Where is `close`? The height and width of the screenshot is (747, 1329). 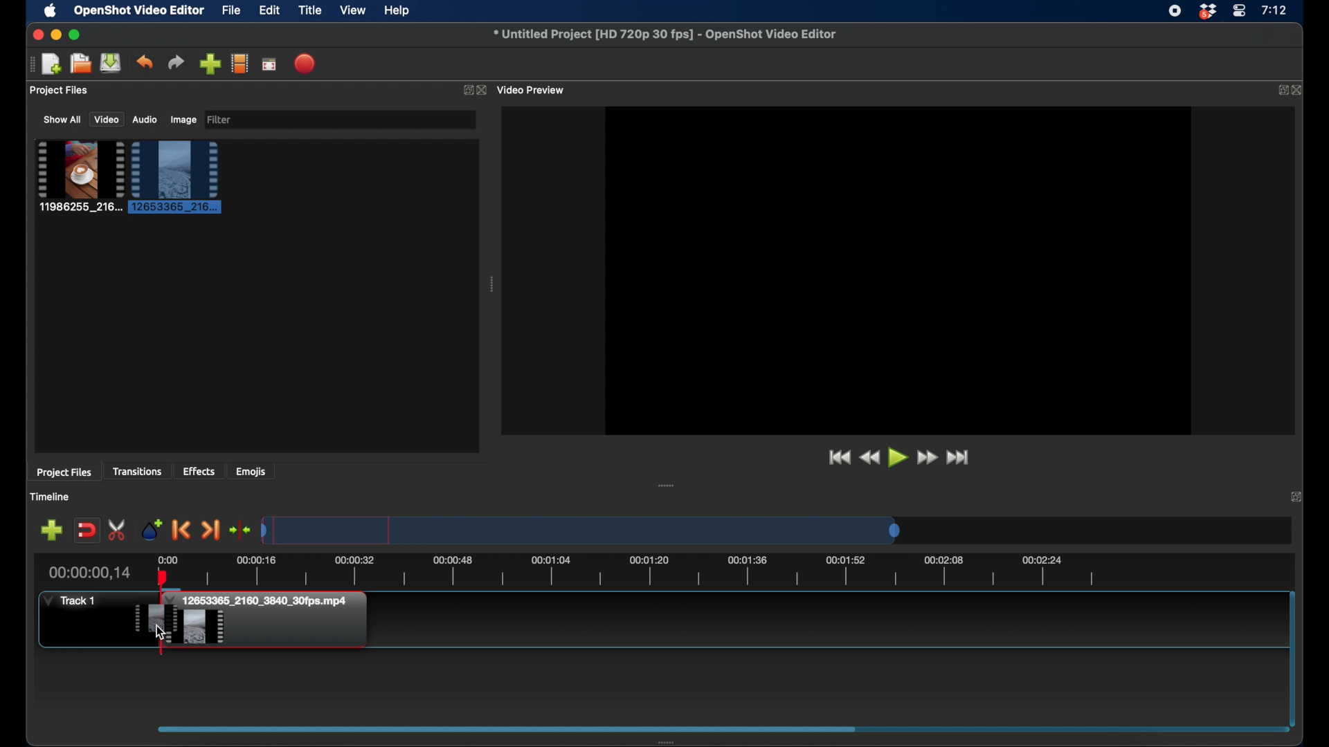
close is located at coordinates (37, 35).